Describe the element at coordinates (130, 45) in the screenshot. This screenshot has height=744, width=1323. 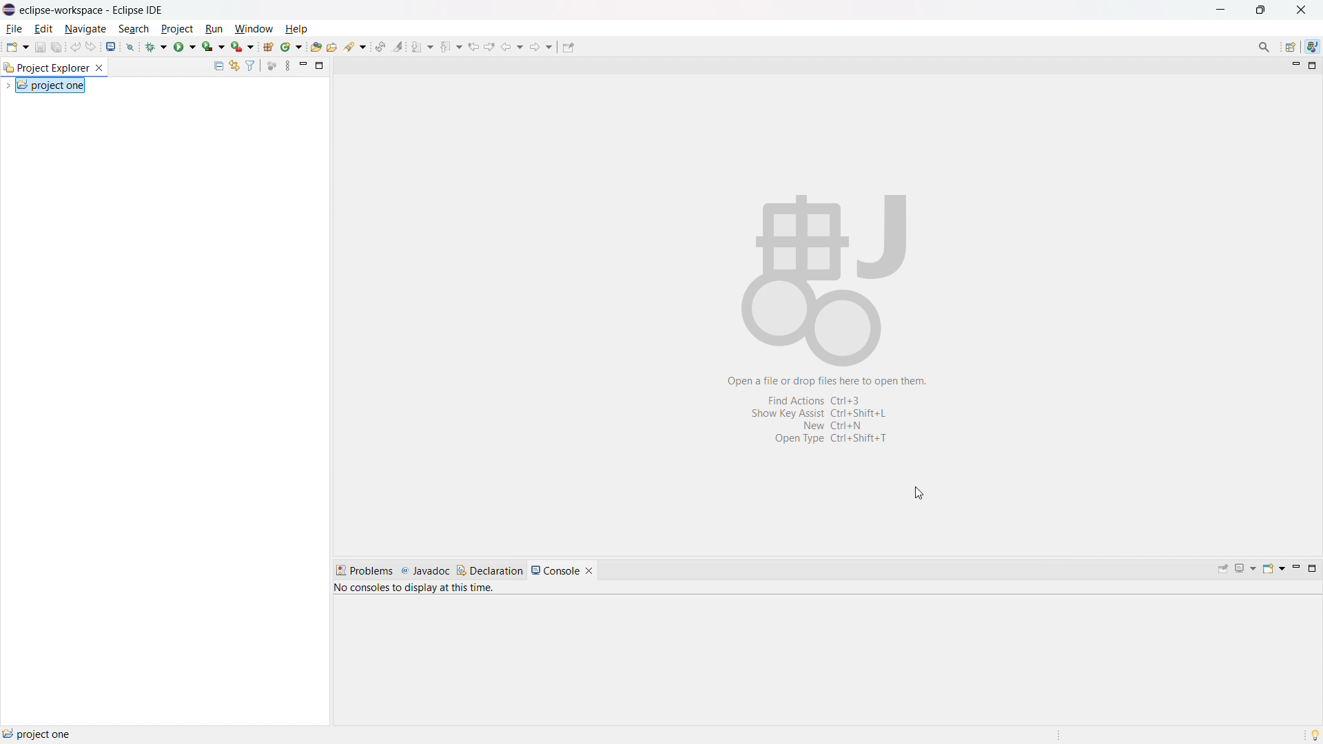
I see `skip all breakpoint` at that location.